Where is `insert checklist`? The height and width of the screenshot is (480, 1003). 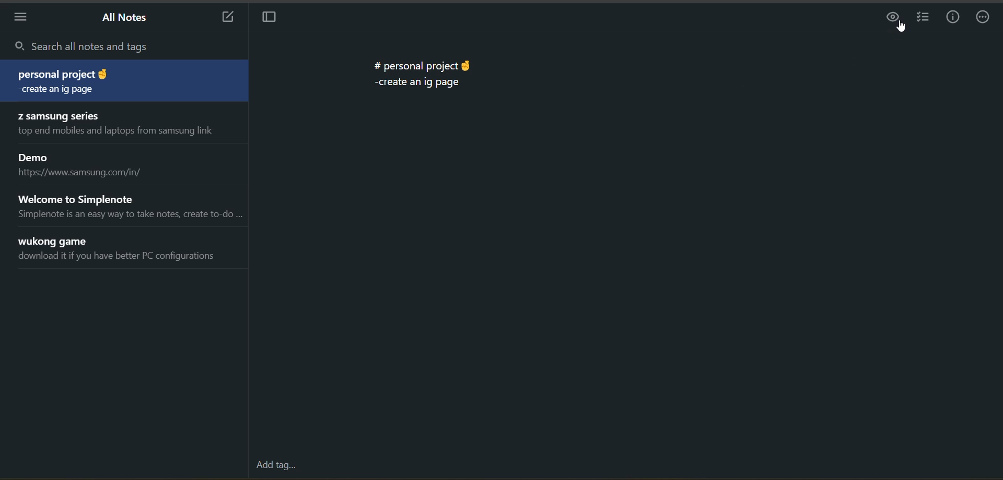
insert checklist is located at coordinates (924, 18).